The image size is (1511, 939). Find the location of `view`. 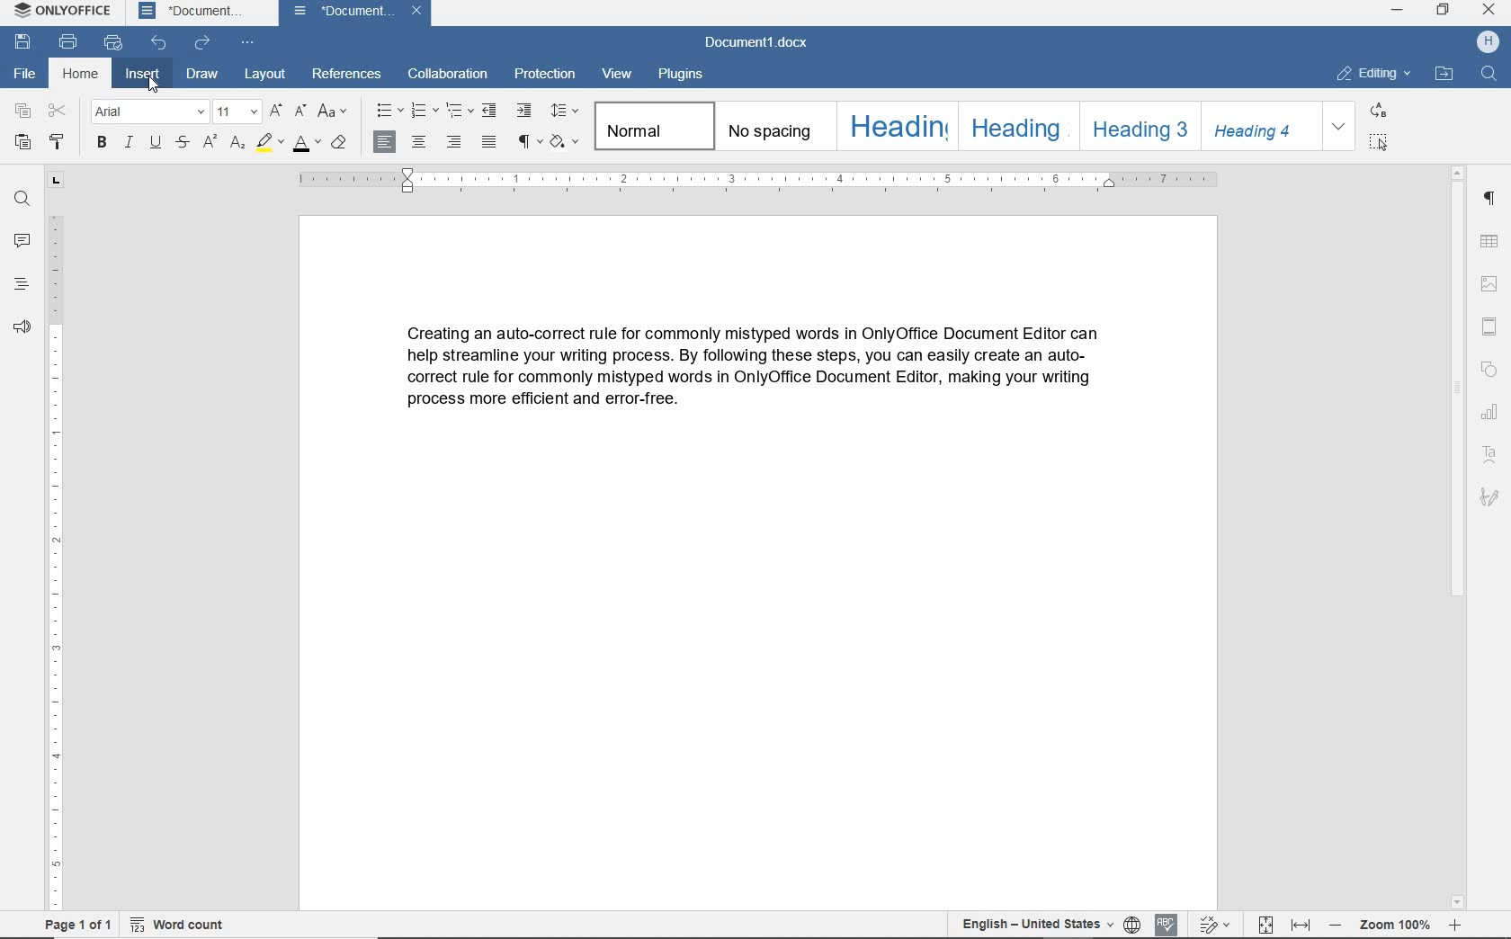

view is located at coordinates (618, 76).